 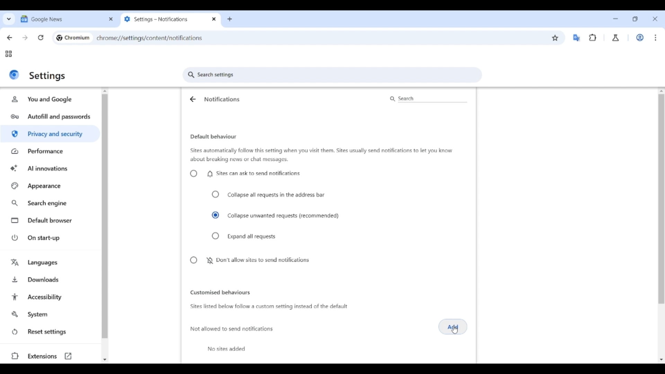 I want to click on Chromium, so click(x=77, y=37).